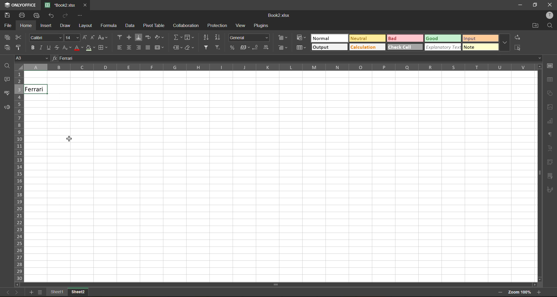  I want to click on comments, so click(8, 79).